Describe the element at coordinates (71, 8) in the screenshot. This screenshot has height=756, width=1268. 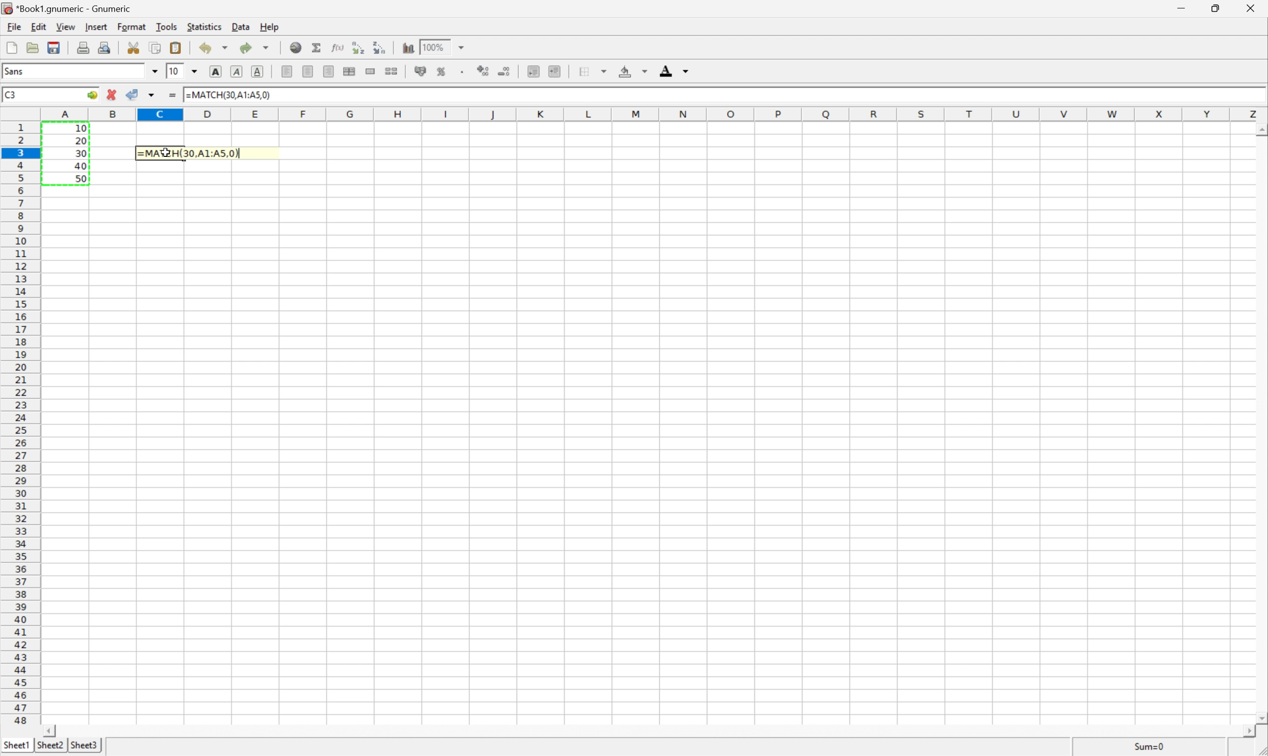
I see `*Book1.gnumeric - Gnumeric` at that location.